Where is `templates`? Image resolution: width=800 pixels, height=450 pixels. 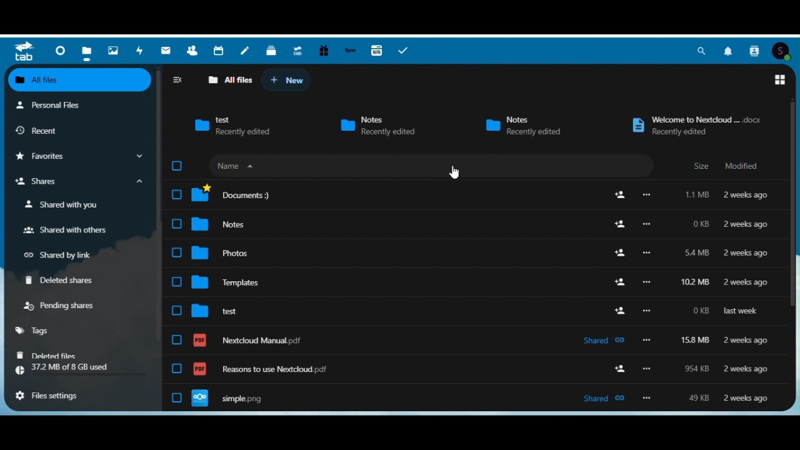
templates is located at coordinates (476, 285).